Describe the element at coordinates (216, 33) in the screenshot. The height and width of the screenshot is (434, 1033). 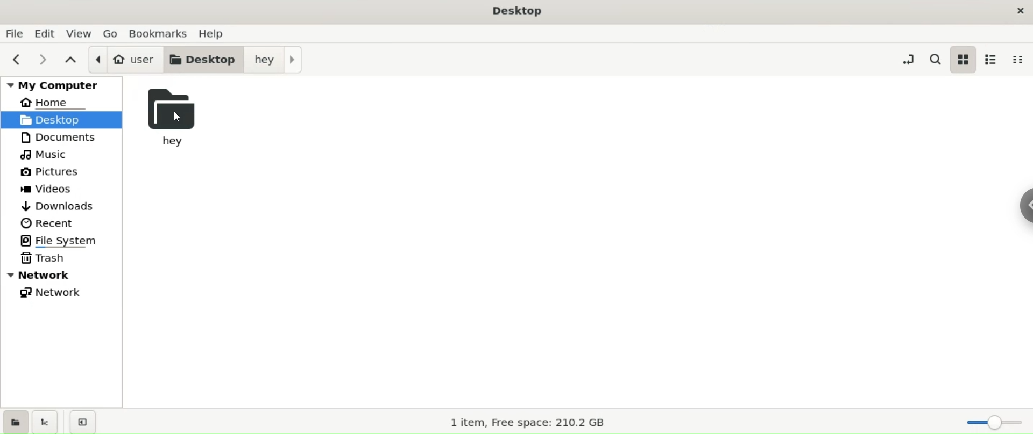
I see `help` at that location.